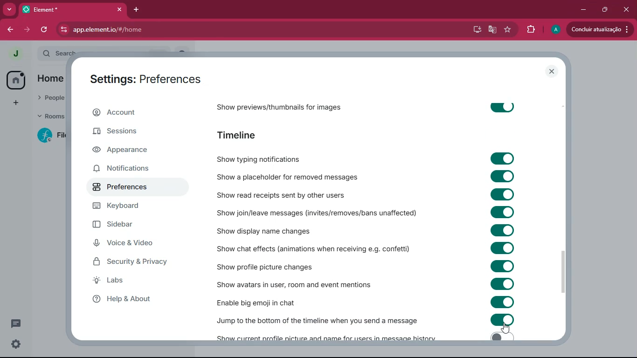 The image size is (637, 358). What do you see at coordinates (31, 54) in the screenshot?
I see `expand` at bounding box center [31, 54].